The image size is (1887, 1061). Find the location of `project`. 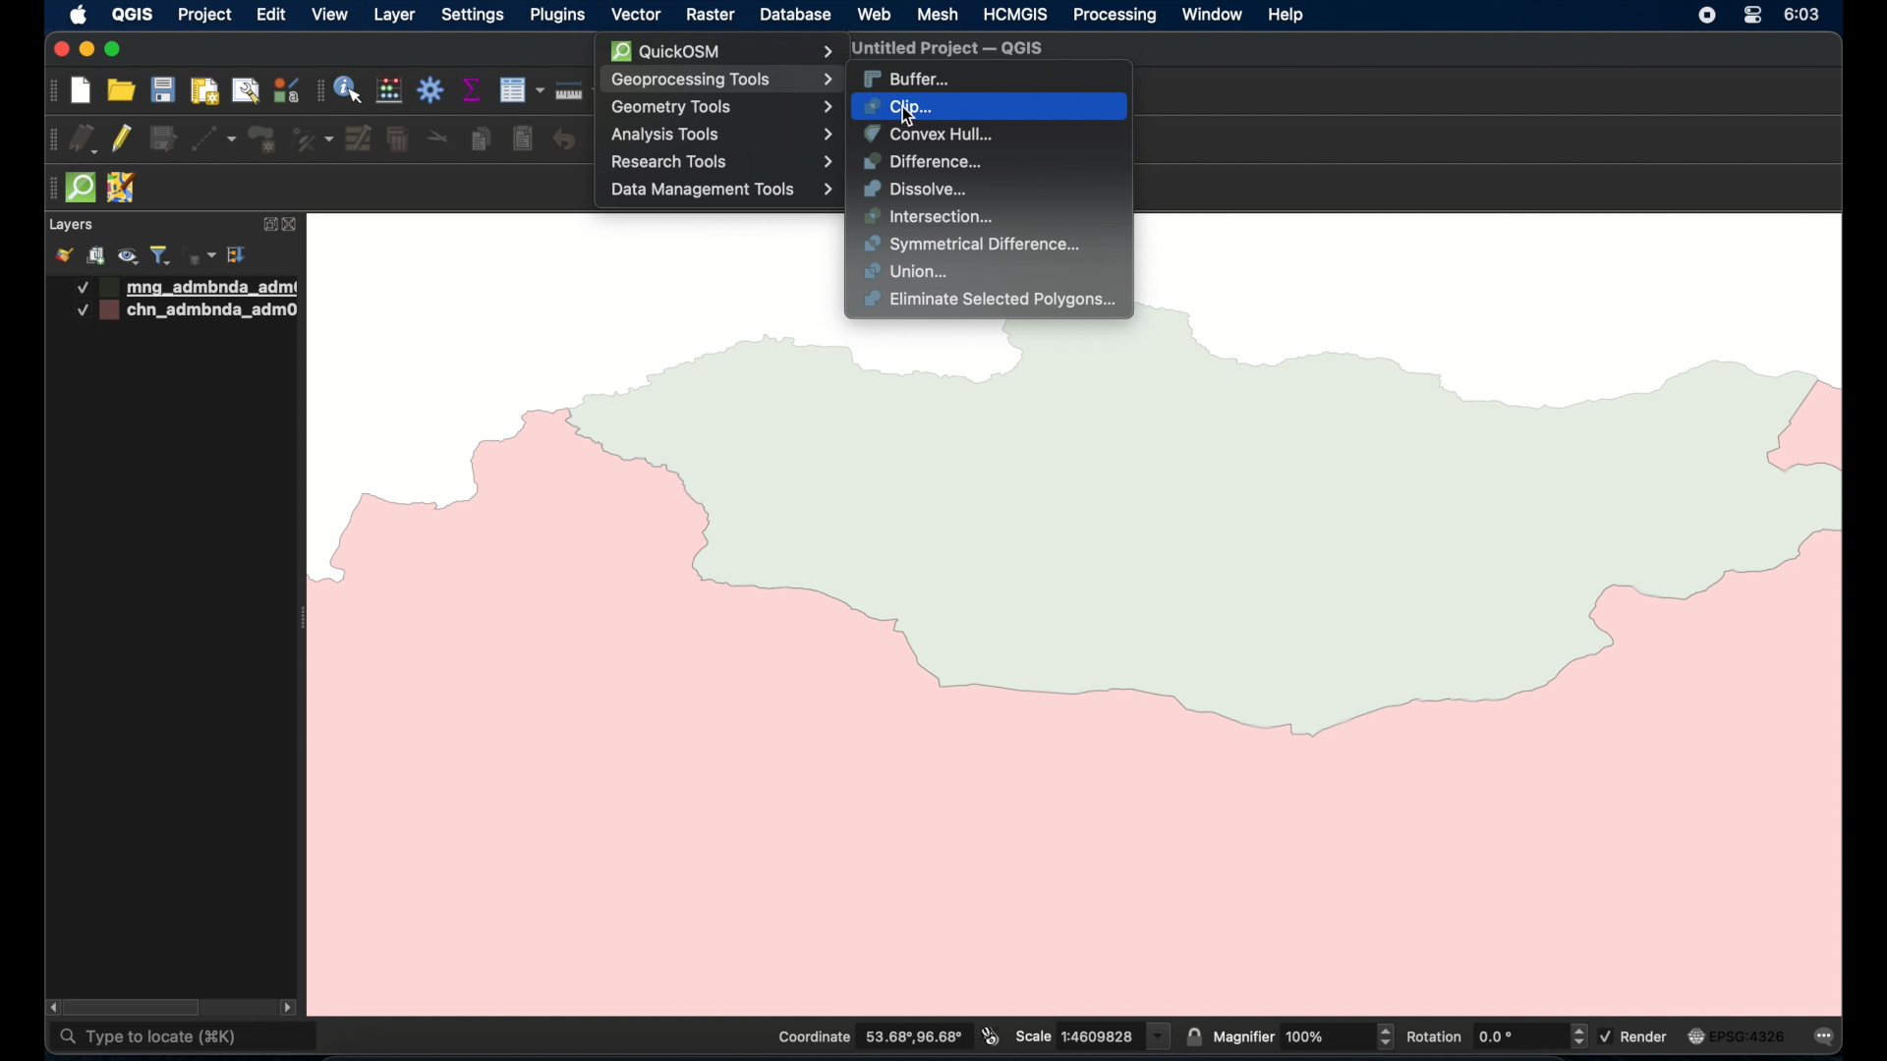

project is located at coordinates (203, 17).